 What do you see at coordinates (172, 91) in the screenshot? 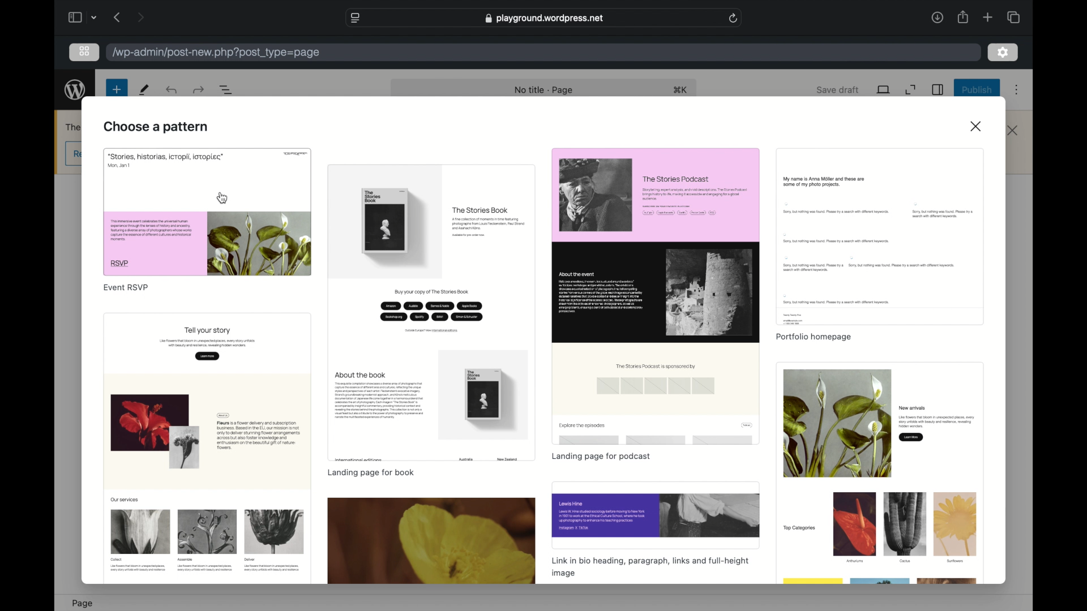
I see `redo` at bounding box center [172, 91].